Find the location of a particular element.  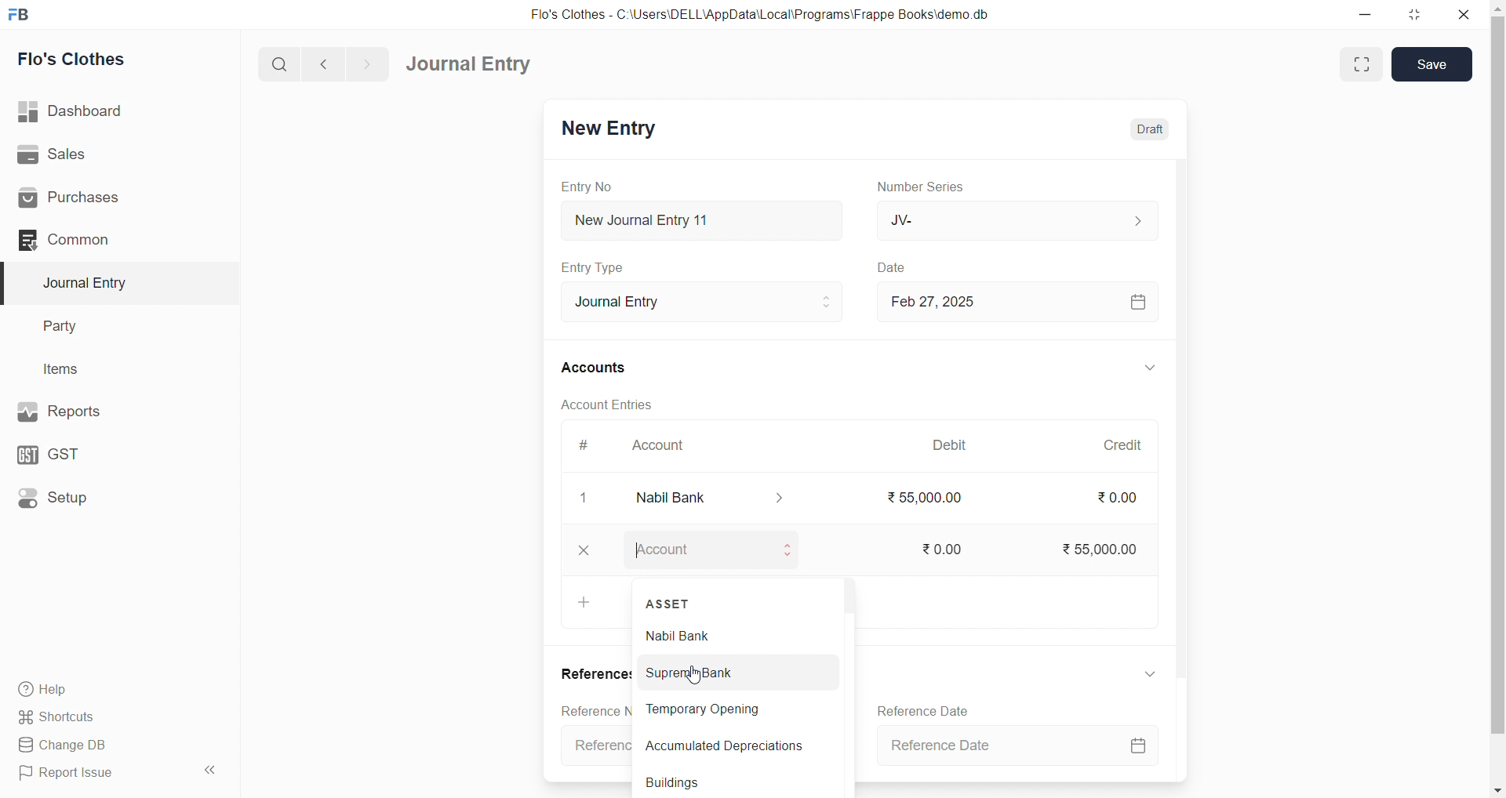

₹0.00 is located at coordinates (947, 550).